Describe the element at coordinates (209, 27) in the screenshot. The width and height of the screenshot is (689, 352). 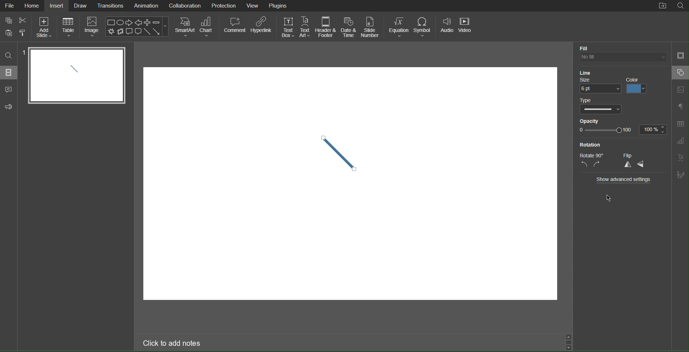
I see `Chart` at that location.